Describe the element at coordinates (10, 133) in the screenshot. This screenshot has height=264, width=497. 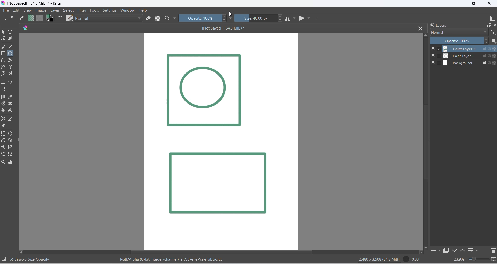
I see `elliptical selection tool` at that location.